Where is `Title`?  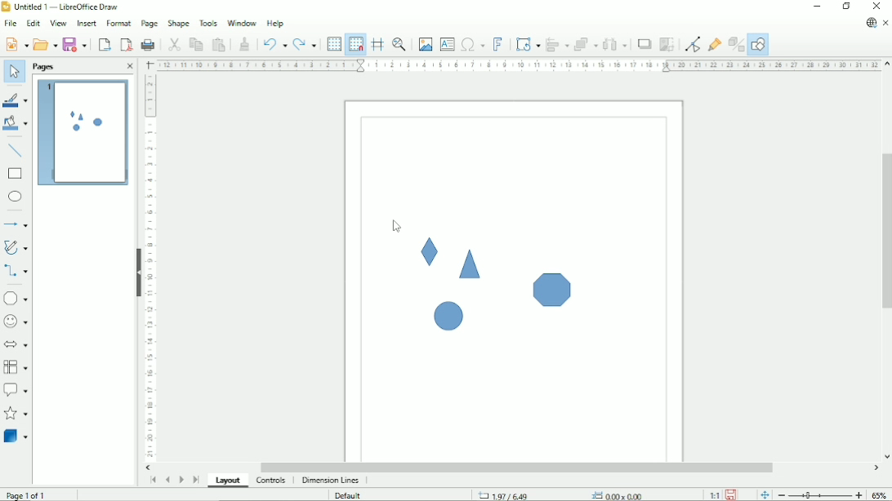
Title is located at coordinates (64, 7).